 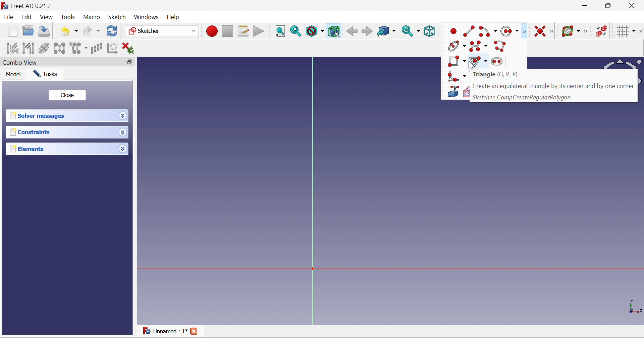 What do you see at coordinates (387, 31) in the screenshot?
I see `Go to linked object` at bounding box center [387, 31].